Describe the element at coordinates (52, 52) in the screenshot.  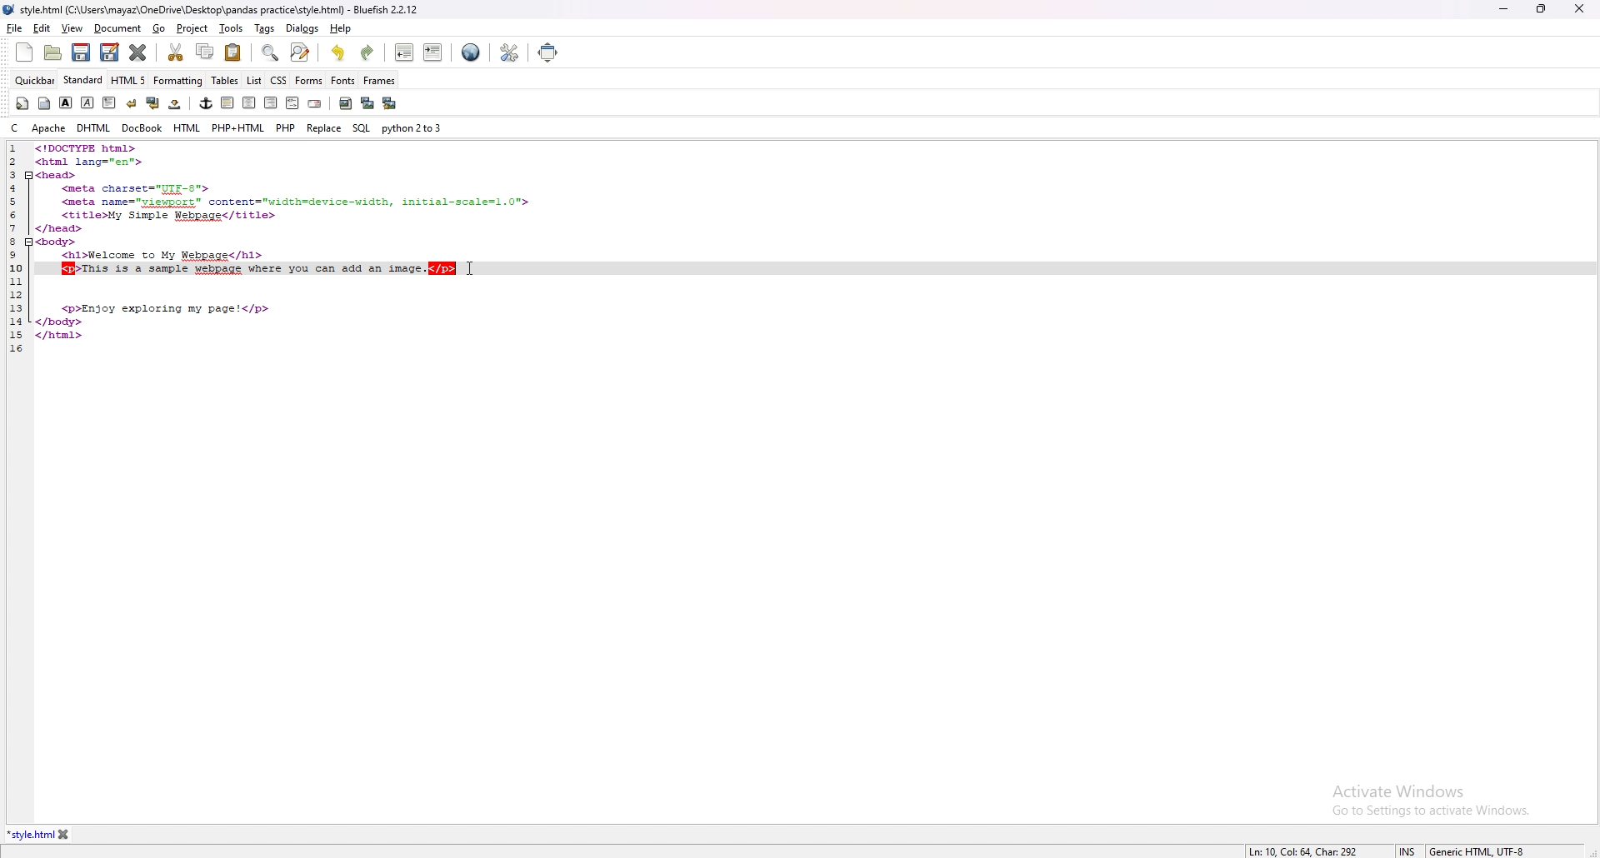
I see `open` at that location.